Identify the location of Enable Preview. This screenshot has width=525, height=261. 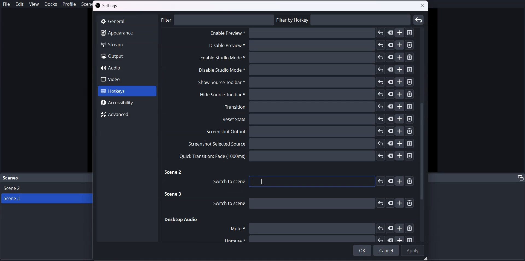
(309, 47).